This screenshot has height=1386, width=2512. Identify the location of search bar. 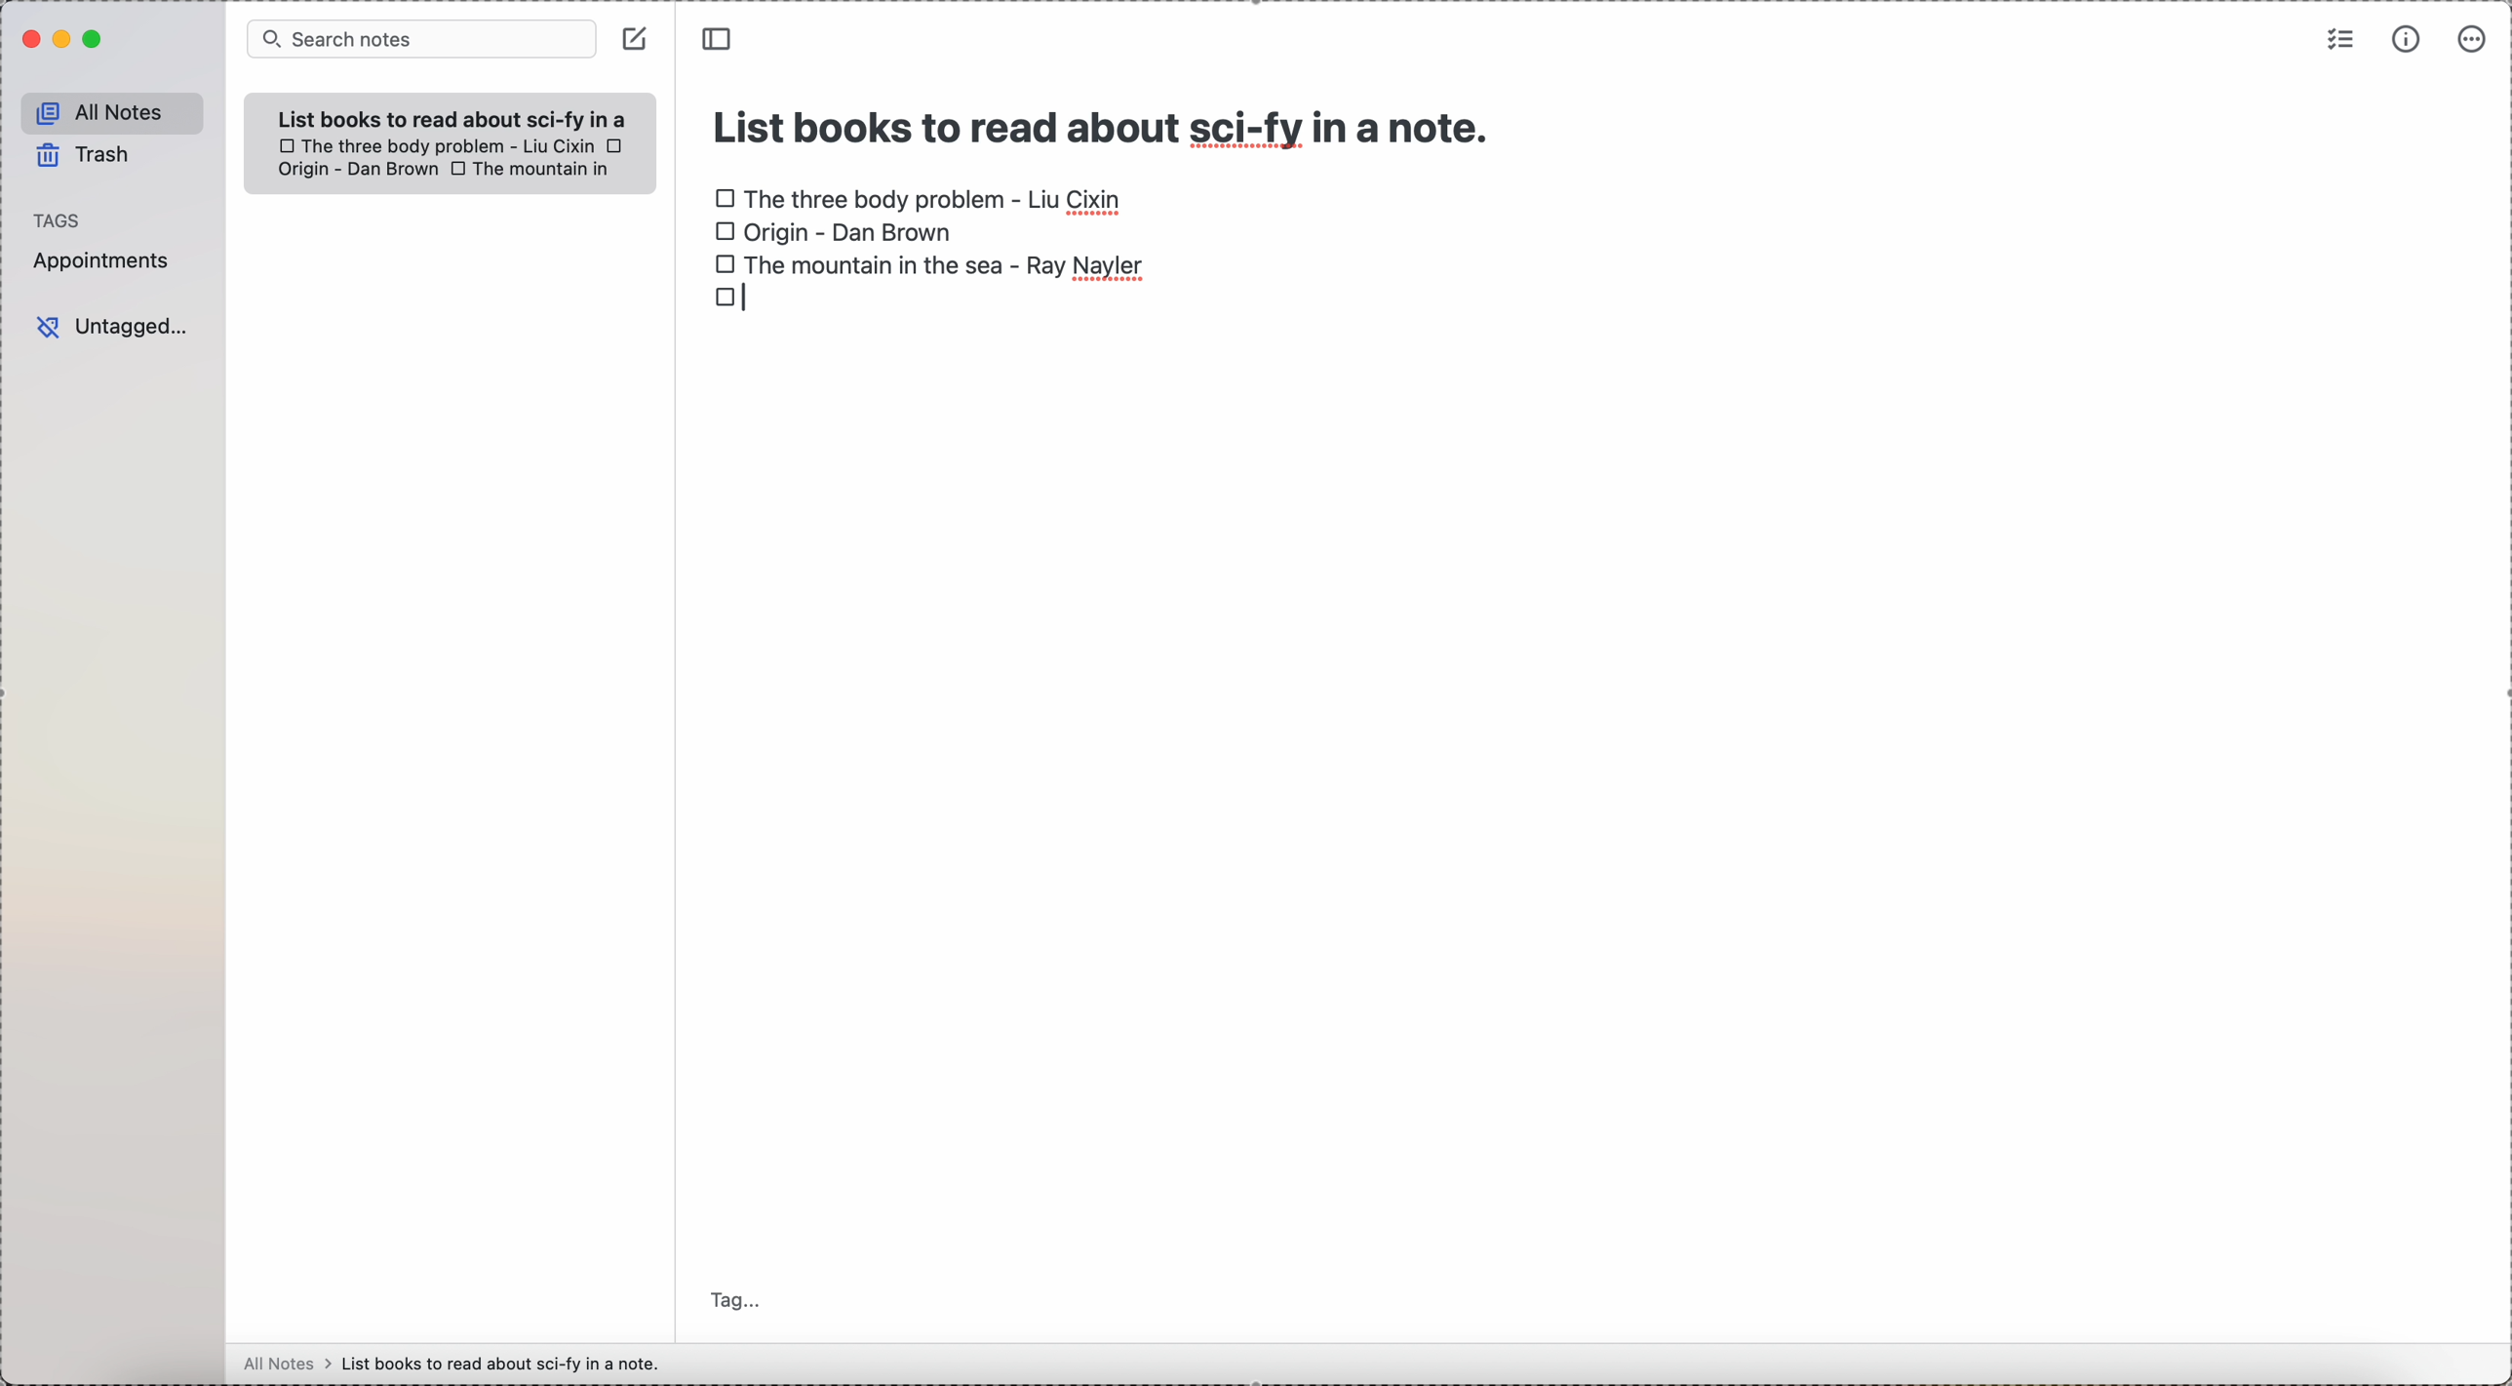
(419, 40).